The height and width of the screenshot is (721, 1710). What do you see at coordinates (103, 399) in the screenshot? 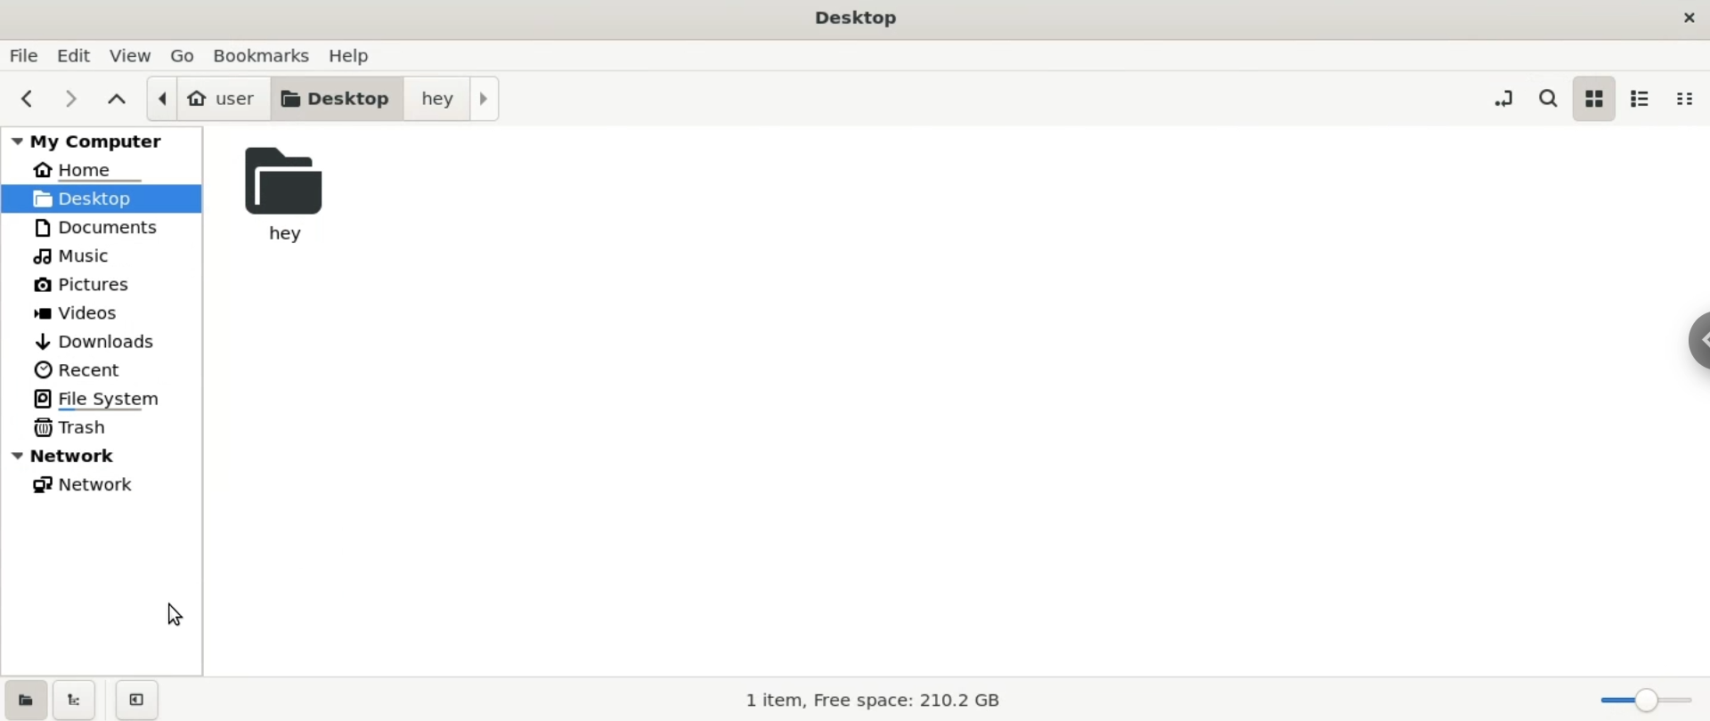
I see `file system` at bounding box center [103, 399].